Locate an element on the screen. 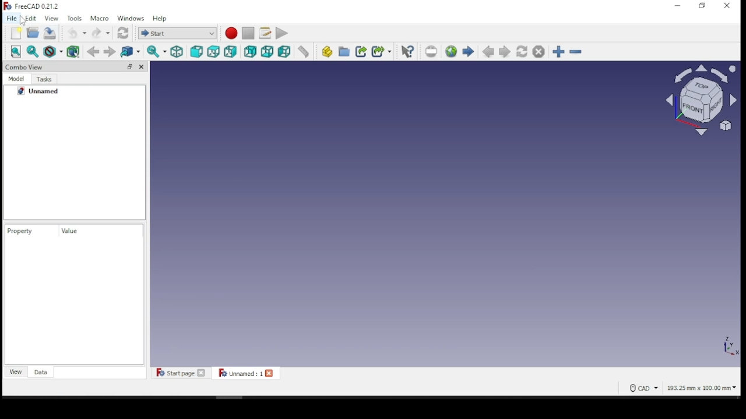 Image resolution: width=746 pixels, height=419 pixels. bottom is located at coordinates (268, 51).